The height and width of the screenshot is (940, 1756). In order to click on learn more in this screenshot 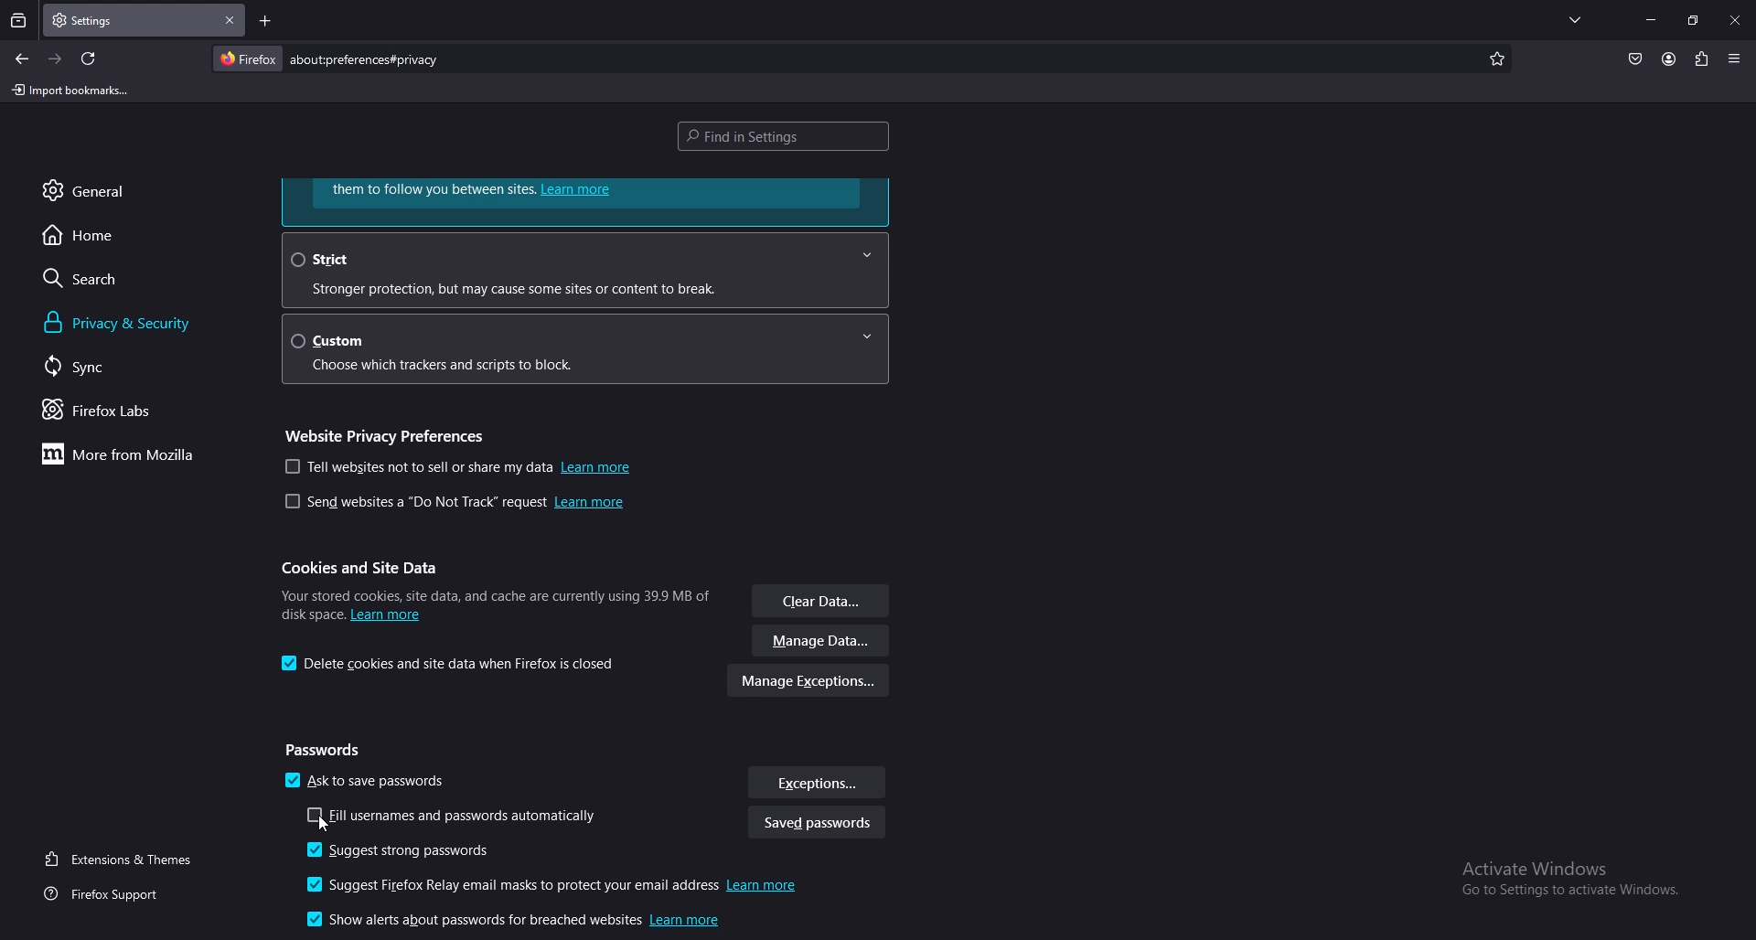, I will do `click(586, 201)`.